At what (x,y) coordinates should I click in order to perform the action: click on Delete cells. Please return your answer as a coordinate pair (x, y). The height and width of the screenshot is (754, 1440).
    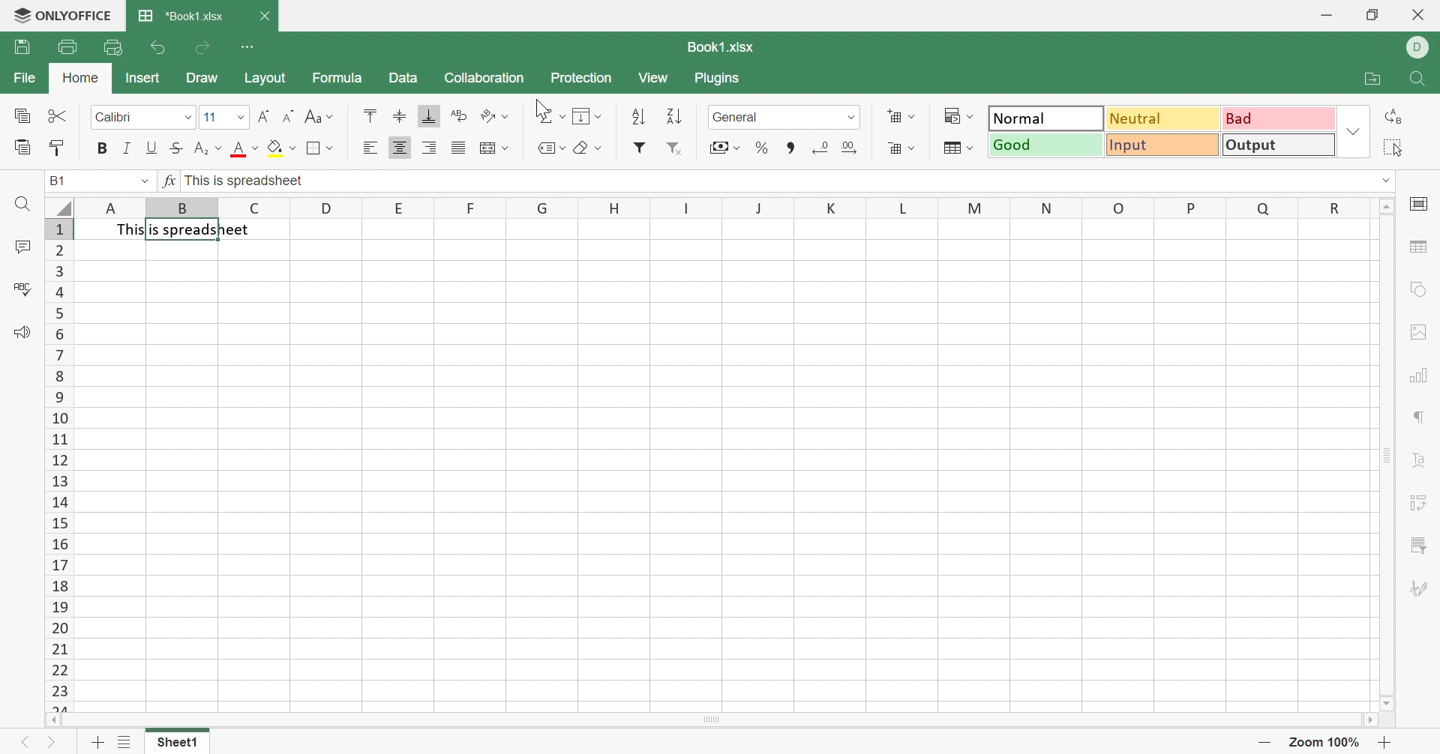
    Looking at the image, I should click on (894, 145).